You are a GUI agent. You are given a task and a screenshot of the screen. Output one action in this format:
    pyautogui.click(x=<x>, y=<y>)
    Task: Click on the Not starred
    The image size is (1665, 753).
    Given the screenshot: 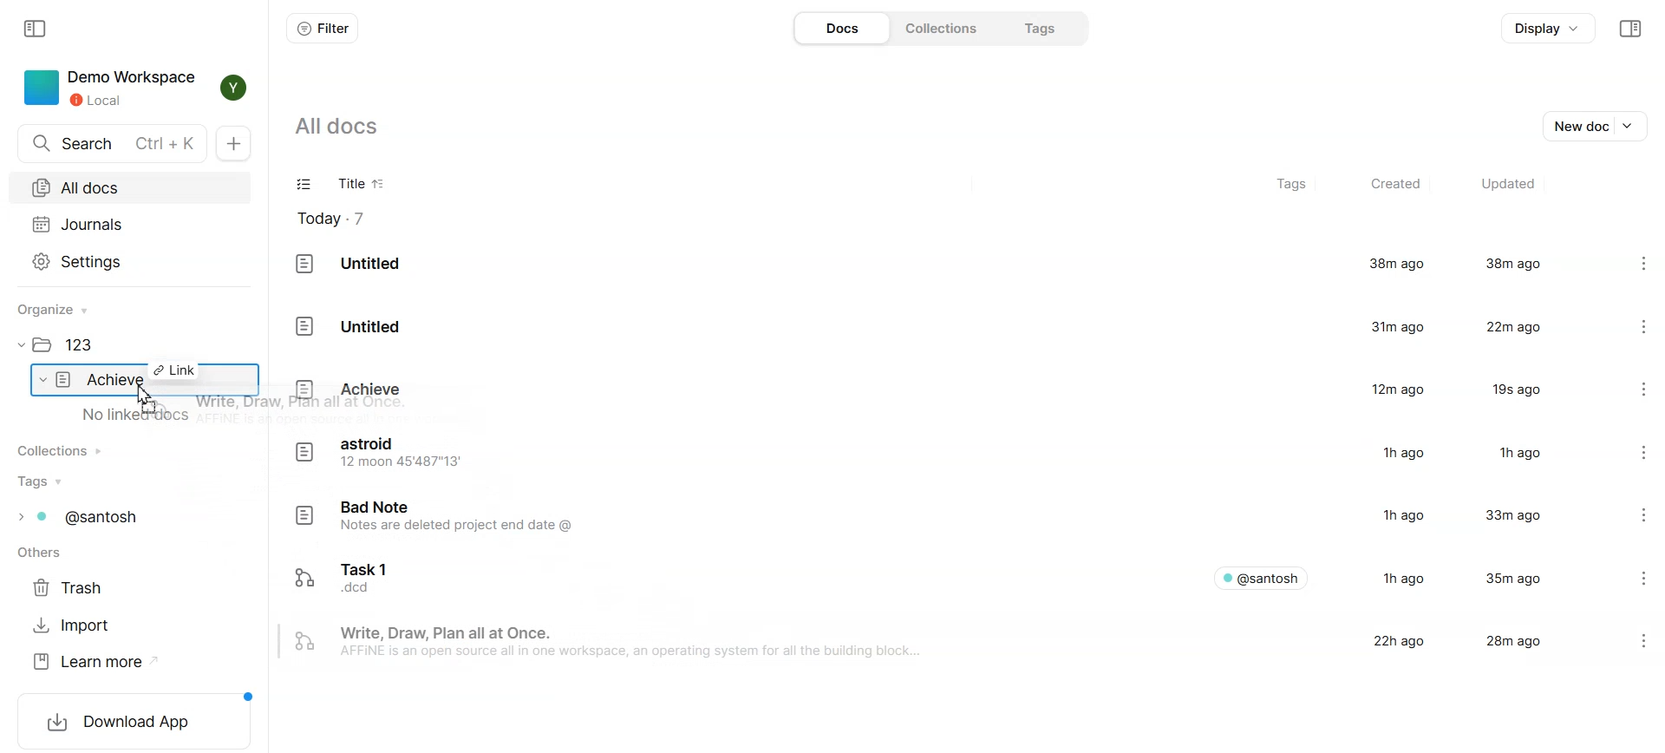 What is the action you would take?
    pyautogui.click(x=1611, y=641)
    